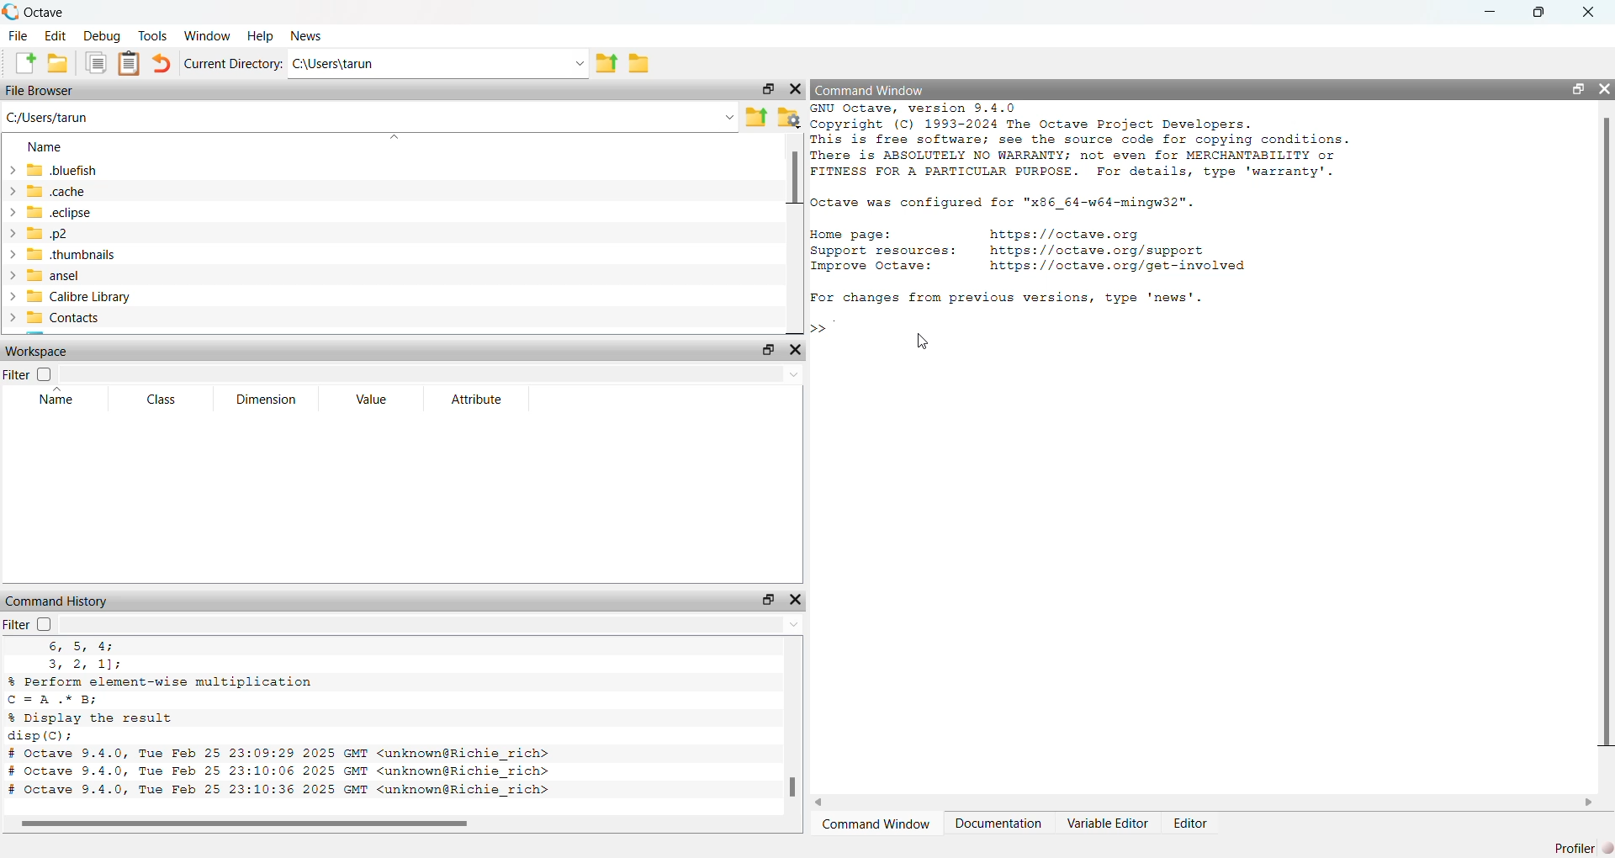  What do you see at coordinates (209, 35) in the screenshot?
I see `‘Window` at bounding box center [209, 35].